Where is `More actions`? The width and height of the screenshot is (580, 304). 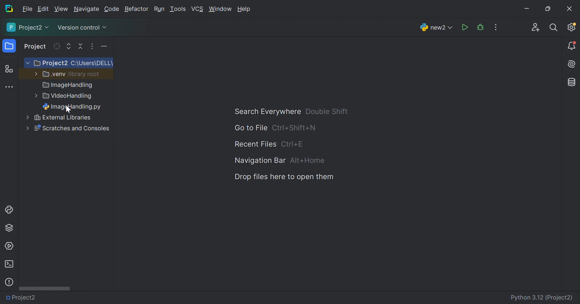 More actions is located at coordinates (102, 48).